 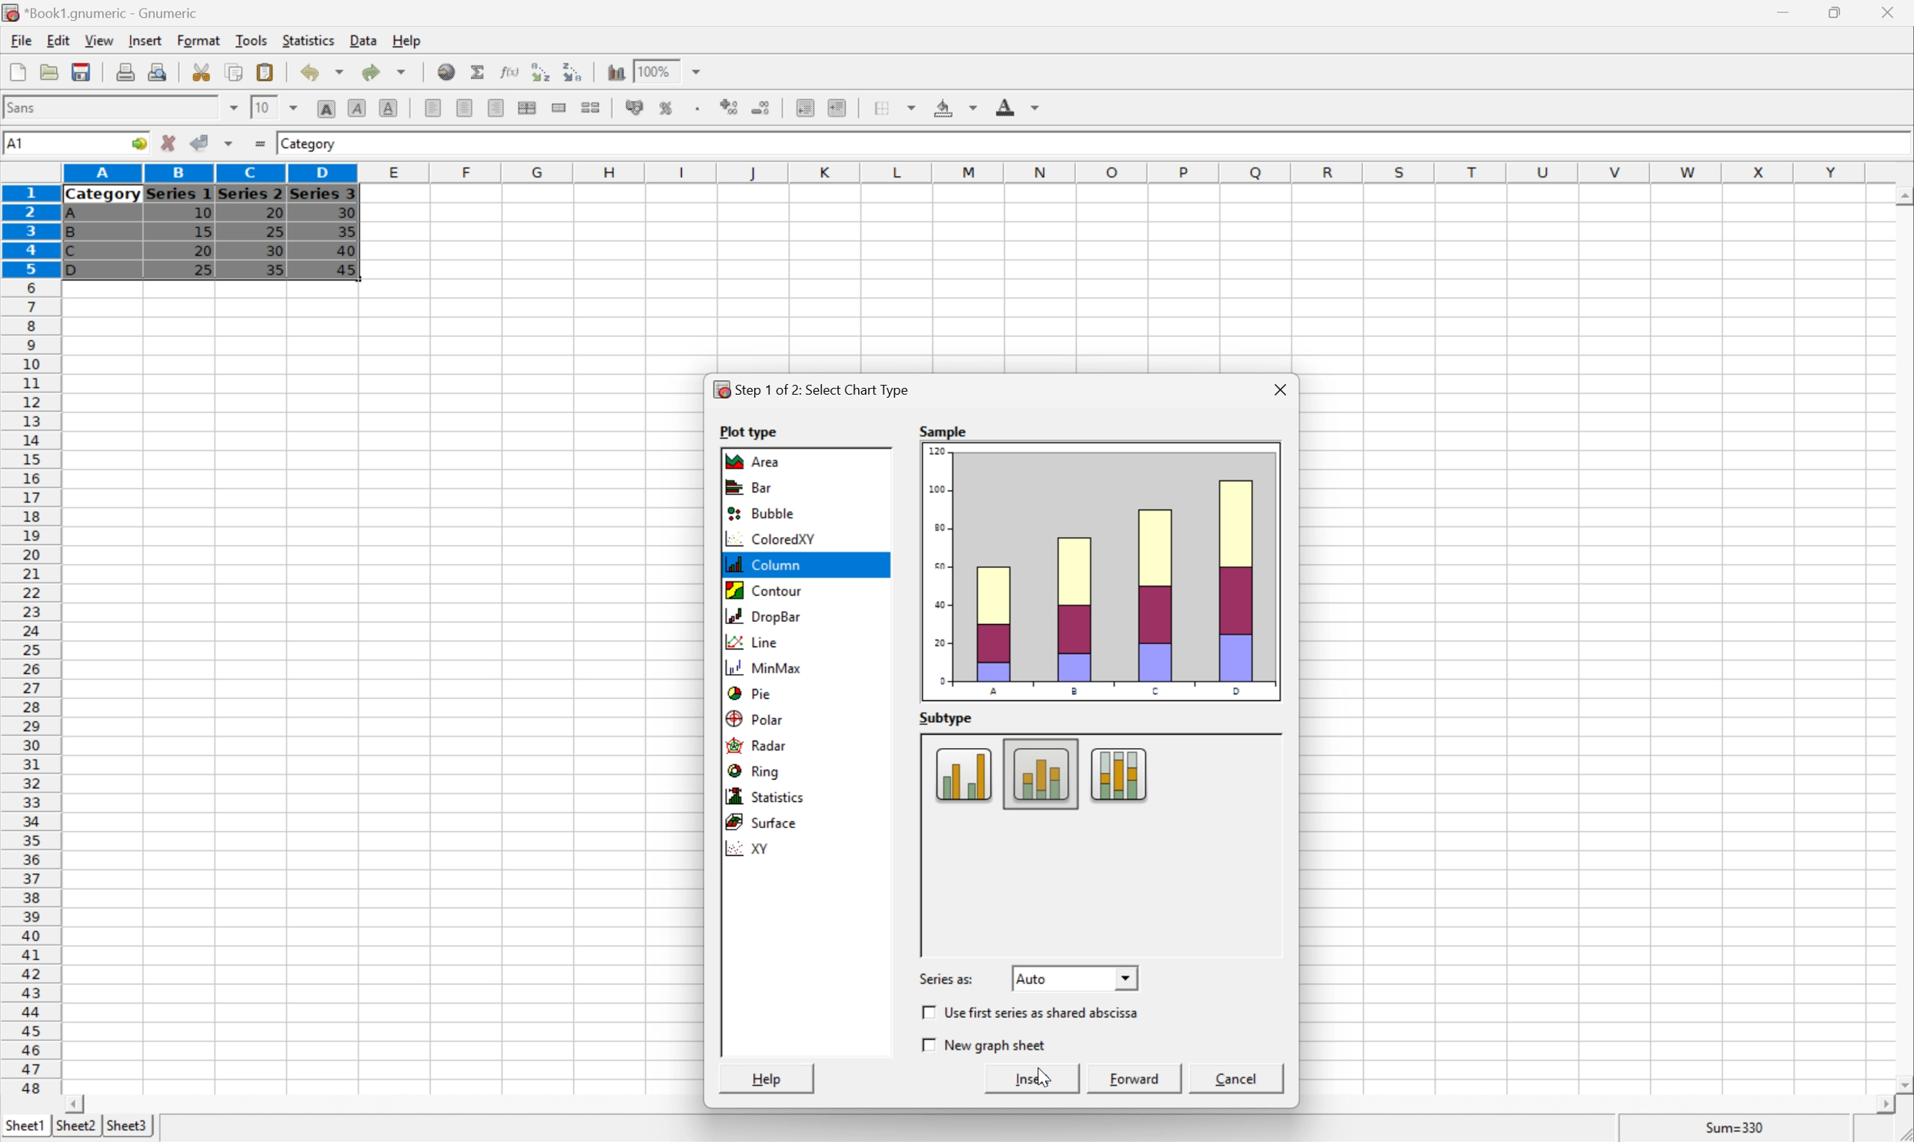 What do you see at coordinates (346, 212) in the screenshot?
I see `30` at bounding box center [346, 212].